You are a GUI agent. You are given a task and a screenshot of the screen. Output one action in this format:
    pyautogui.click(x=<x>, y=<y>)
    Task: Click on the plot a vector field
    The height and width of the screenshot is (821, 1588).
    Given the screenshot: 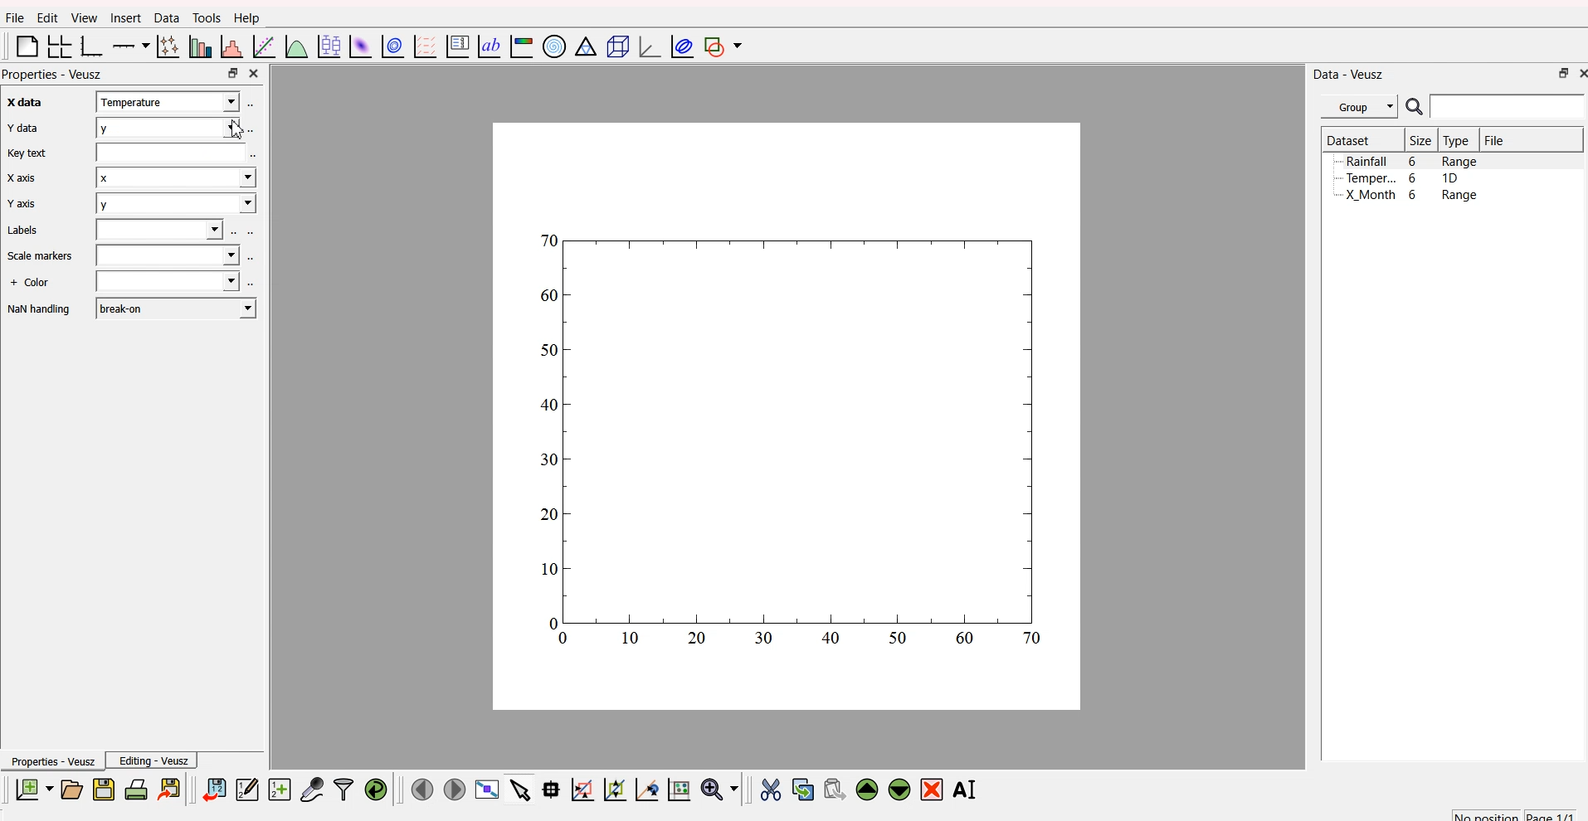 What is the action you would take?
    pyautogui.click(x=423, y=47)
    